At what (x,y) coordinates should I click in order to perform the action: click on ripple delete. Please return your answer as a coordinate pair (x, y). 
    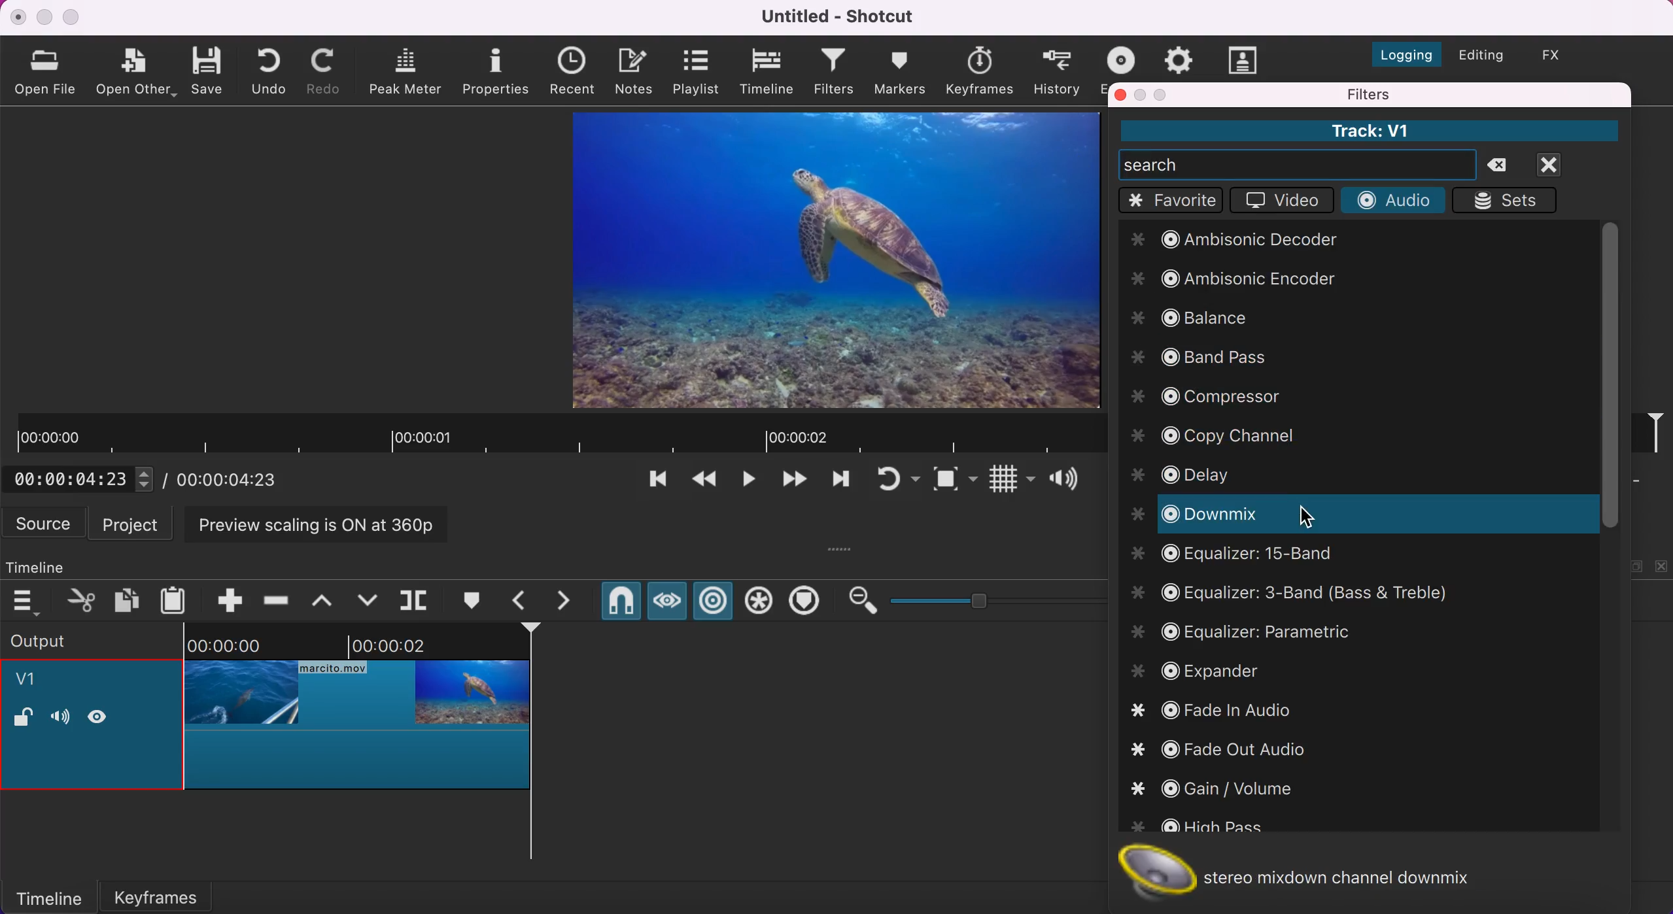
    Looking at the image, I should click on (277, 596).